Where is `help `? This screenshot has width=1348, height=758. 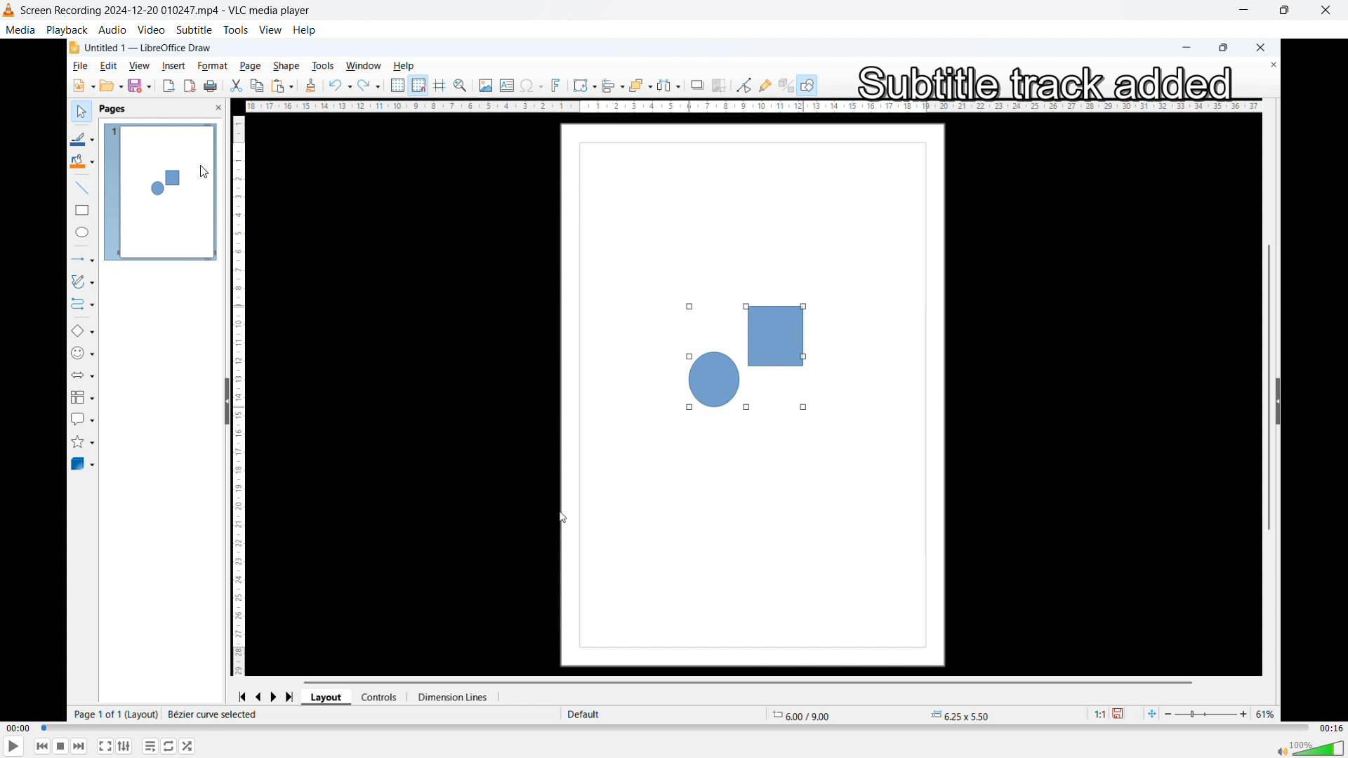
help  is located at coordinates (305, 30).